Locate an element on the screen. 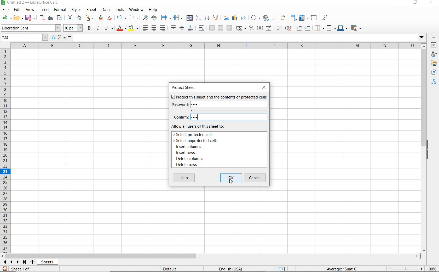 The image size is (439, 272). ZOOM FACTOR is located at coordinates (432, 269).